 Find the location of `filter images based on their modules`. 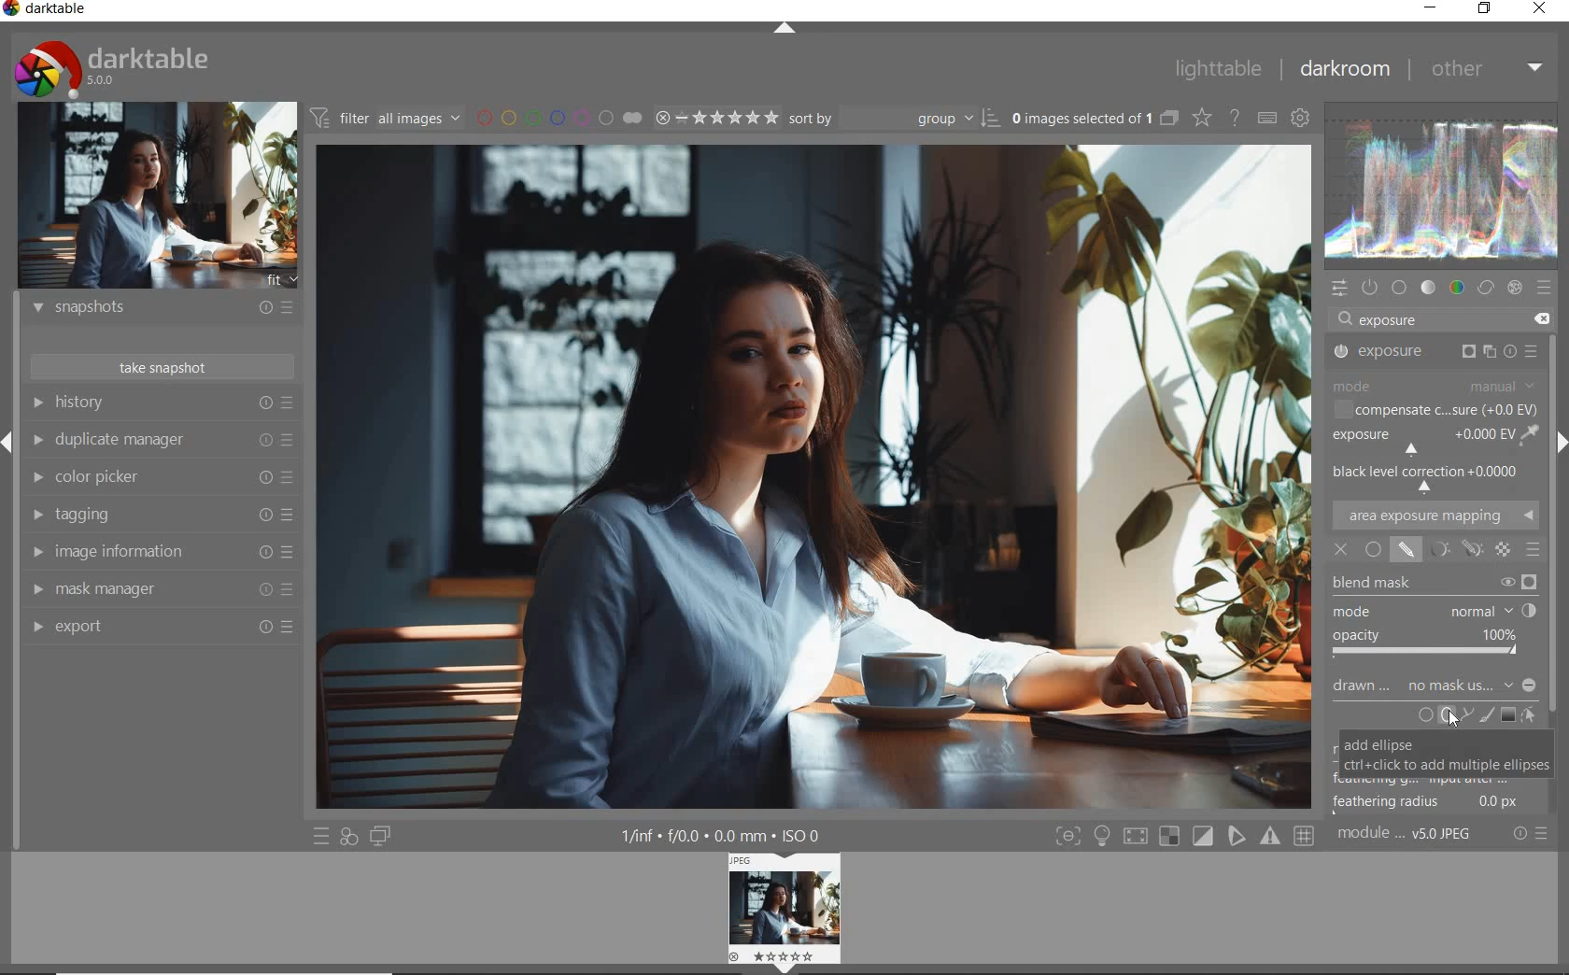

filter images based on their modules is located at coordinates (385, 116).